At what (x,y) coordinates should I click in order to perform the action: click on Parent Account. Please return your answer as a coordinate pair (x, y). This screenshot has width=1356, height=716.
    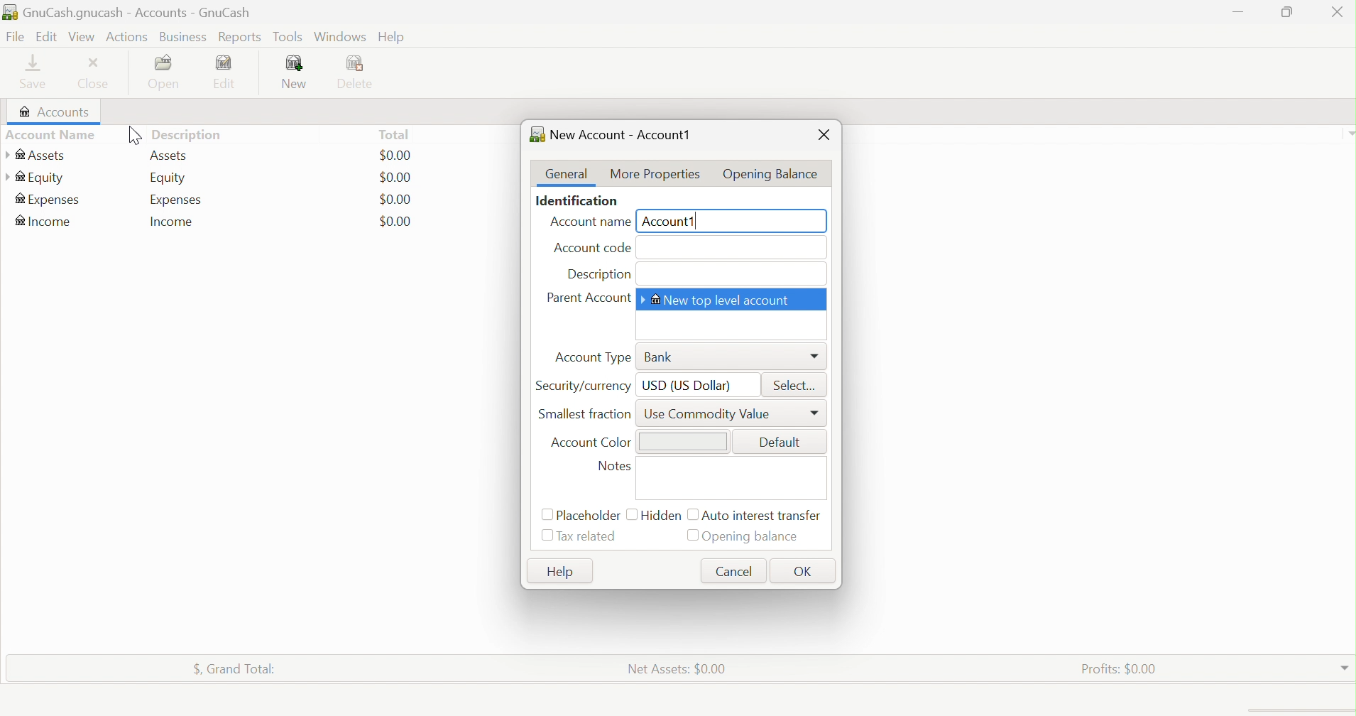
    Looking at the image, I should click on (589, 298).